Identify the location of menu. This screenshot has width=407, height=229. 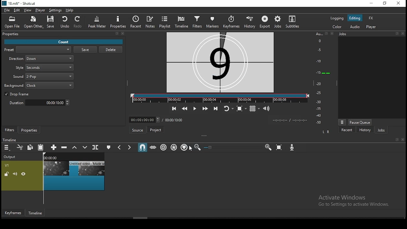
(7, 148).